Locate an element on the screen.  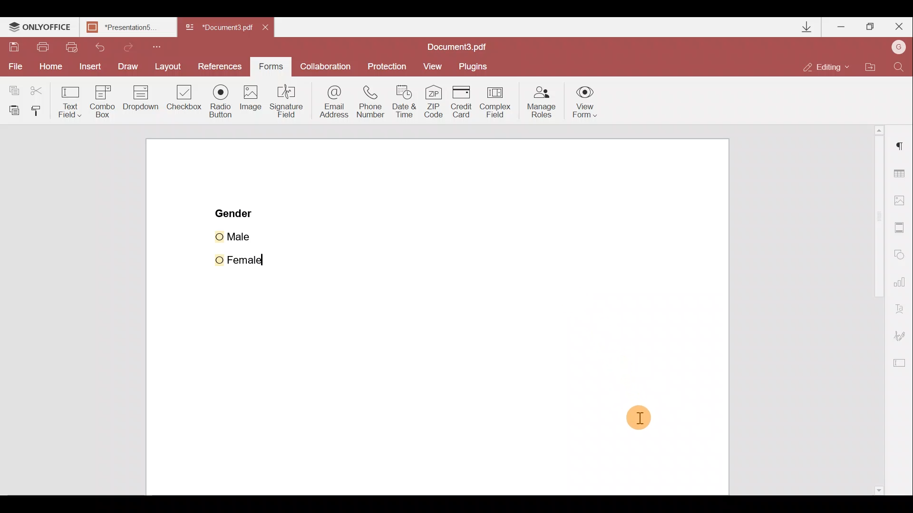
References is located at coordinates (221, 66).